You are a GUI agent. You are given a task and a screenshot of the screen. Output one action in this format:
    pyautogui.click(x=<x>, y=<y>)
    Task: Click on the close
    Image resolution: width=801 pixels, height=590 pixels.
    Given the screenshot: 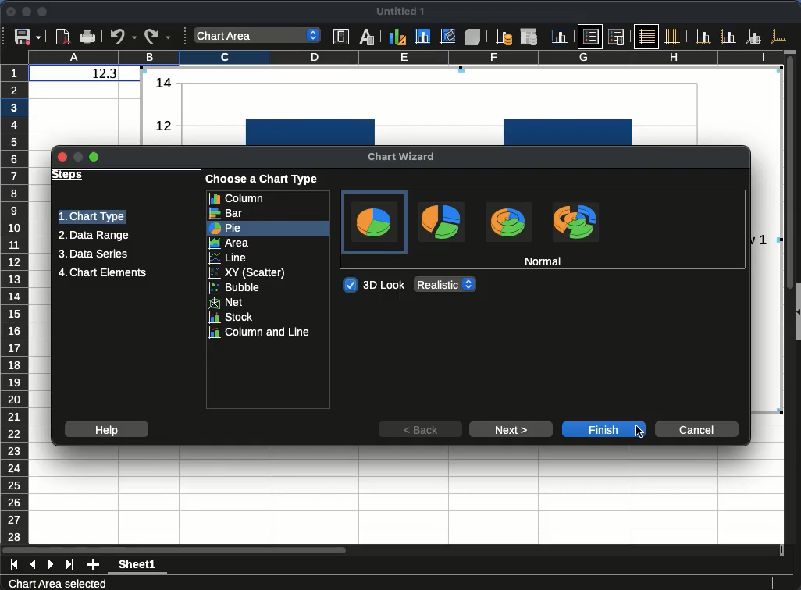 What is the action you would take?
    pyautogui.click(x=10, y=11)
    